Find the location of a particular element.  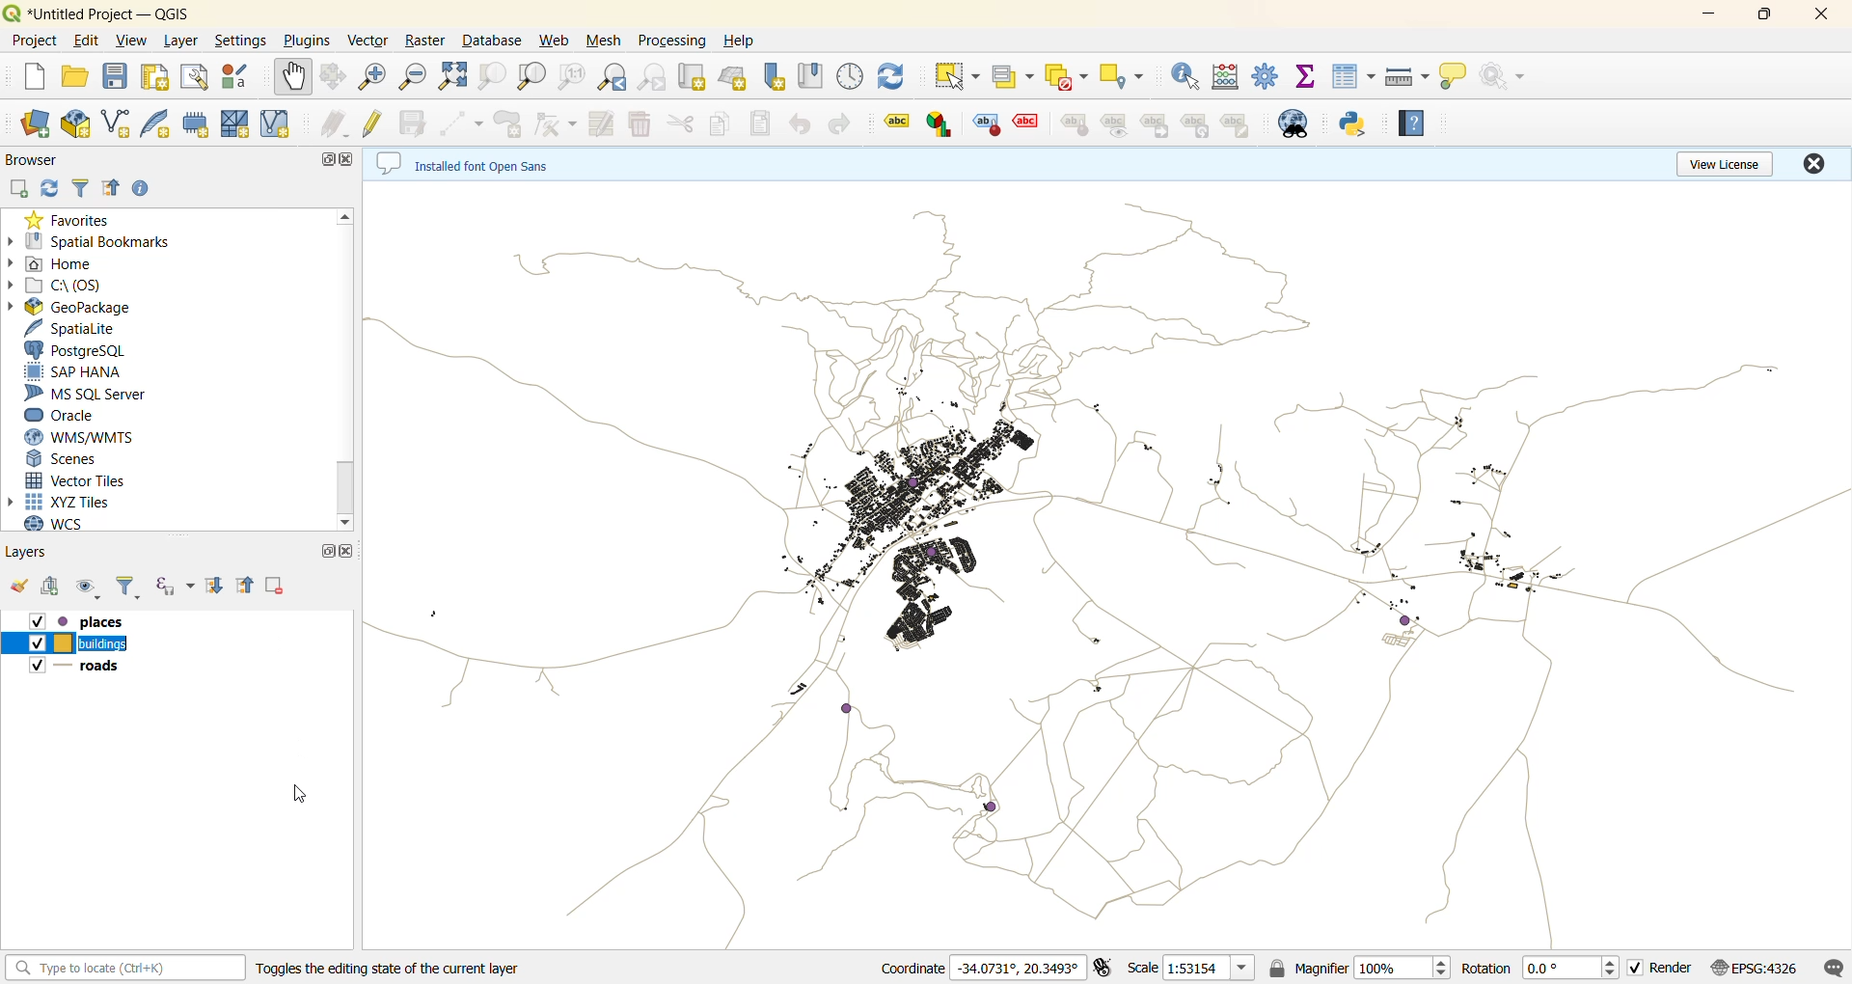

zoom out is located at coordinates (417, 77).